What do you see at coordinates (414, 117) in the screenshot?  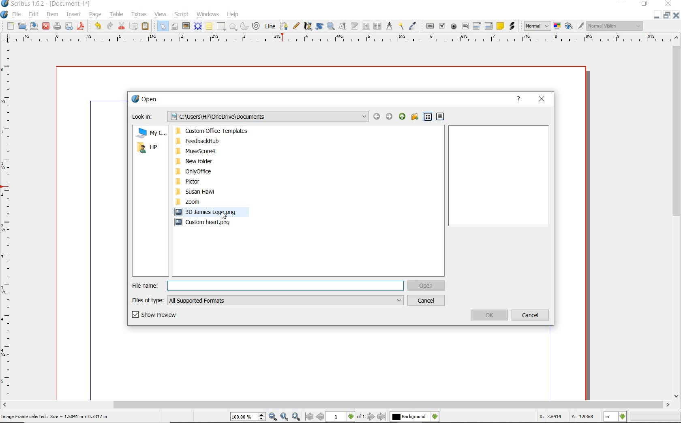 I see `create new folder` at bounding box center [414, 117].